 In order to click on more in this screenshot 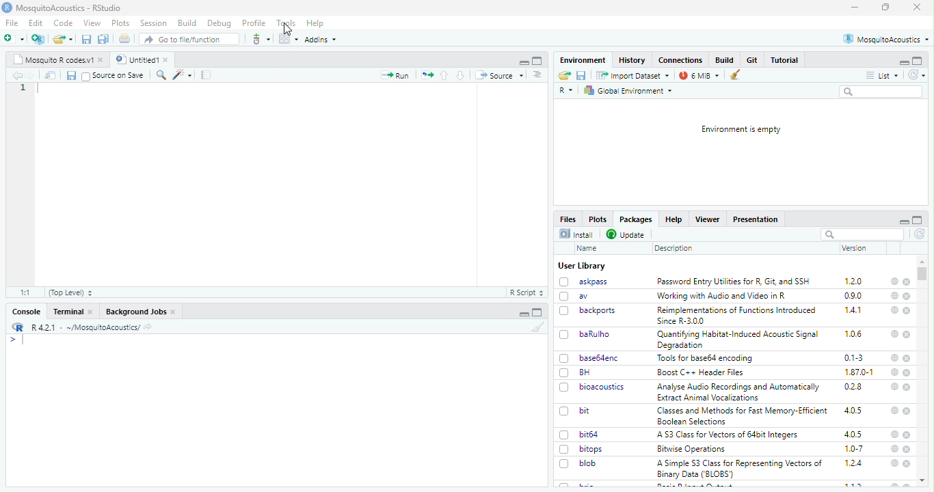, I will do `click(538, 75)`.